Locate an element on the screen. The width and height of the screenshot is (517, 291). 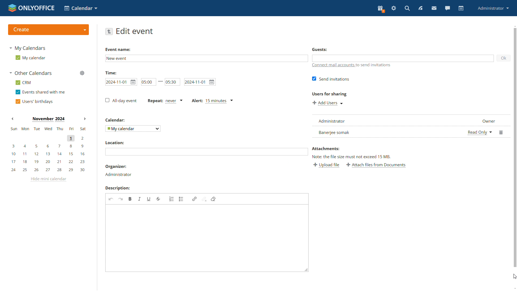
unlink is located at coordinates (204, 199).